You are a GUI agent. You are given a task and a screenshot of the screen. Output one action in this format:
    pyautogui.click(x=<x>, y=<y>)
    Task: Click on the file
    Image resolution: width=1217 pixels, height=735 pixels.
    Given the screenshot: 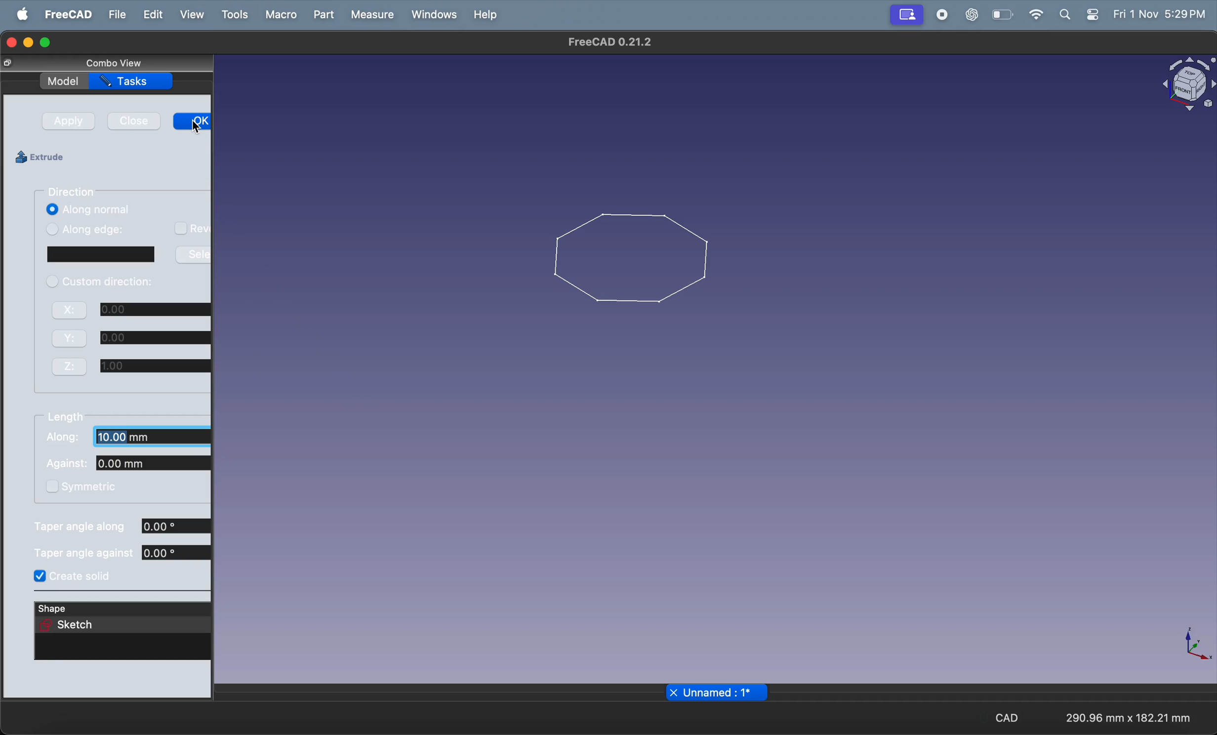 What is the action you would take?
    pyautogui.click(x=116, y=13)
    